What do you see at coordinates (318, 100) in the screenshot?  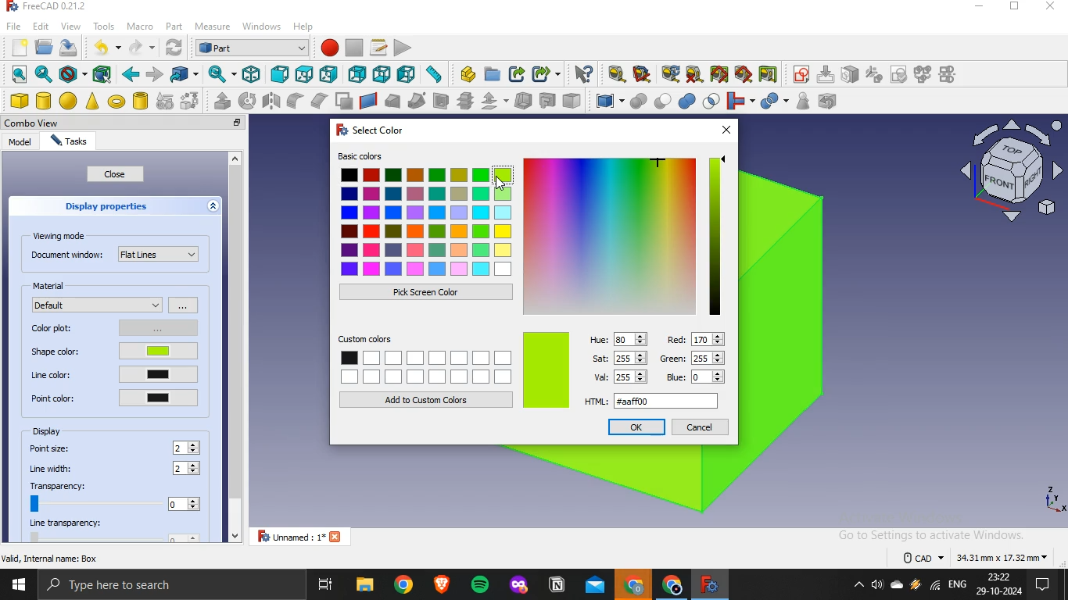 I see `chamfer` at bounding box center [318, 100].